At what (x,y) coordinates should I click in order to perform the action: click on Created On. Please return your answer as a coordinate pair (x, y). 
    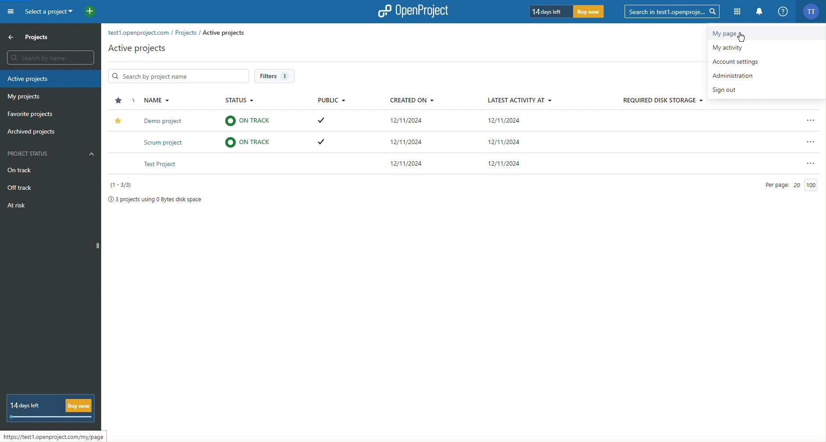
    Looking at the image, I should click on (413, 99).